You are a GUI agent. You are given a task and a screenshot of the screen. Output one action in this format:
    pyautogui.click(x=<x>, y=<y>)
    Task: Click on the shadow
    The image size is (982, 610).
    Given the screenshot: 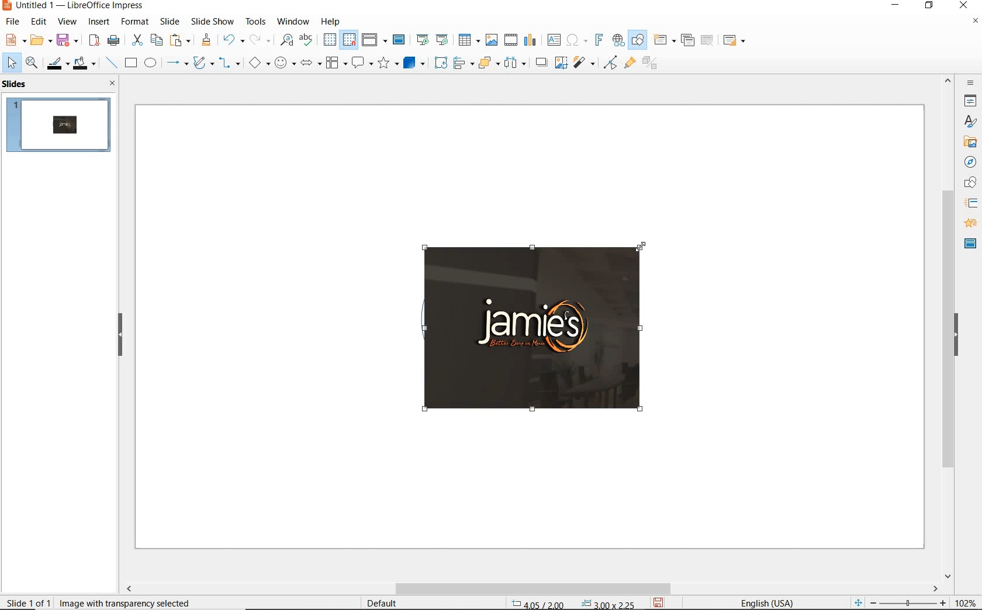 What is the action you would take?
    pyautogui.click(x=541, y=61)
    